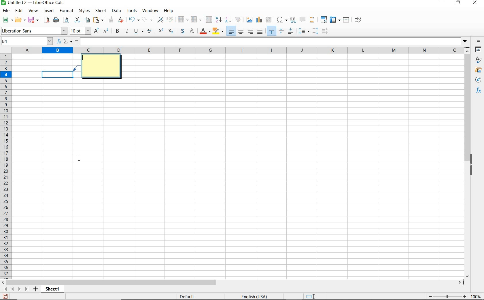  I want to click on formula, so click(76, 41).